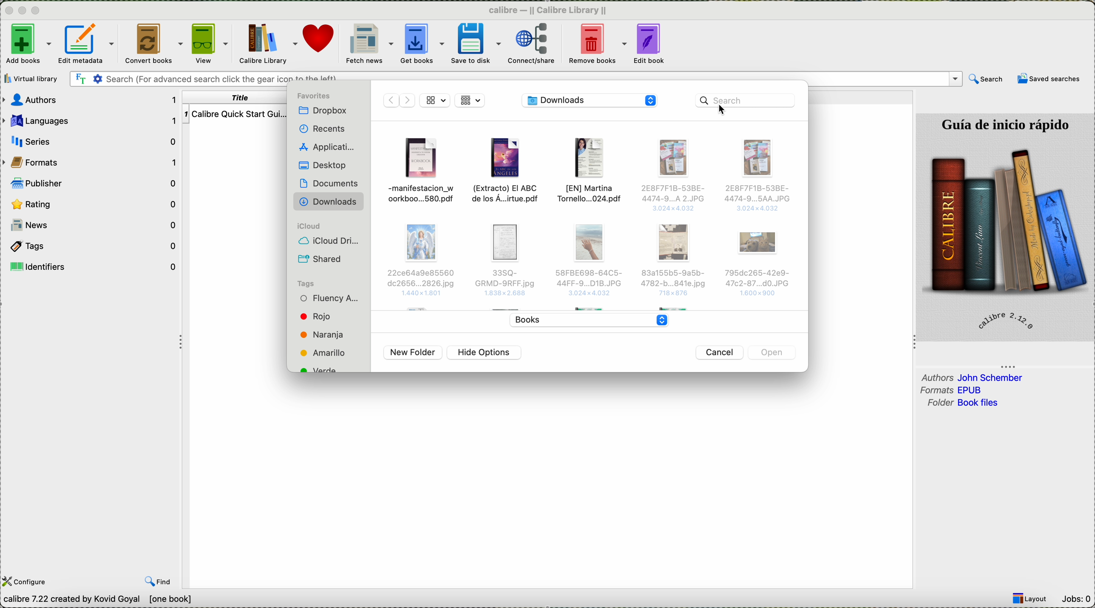  I want to click on disable navigate arrows, so click(398, 99).